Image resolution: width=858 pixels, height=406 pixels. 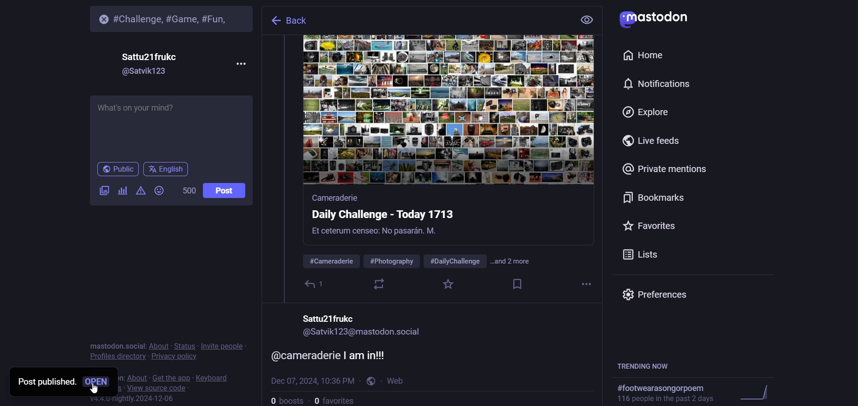 I want to click on status, so click(x=186, y=345).